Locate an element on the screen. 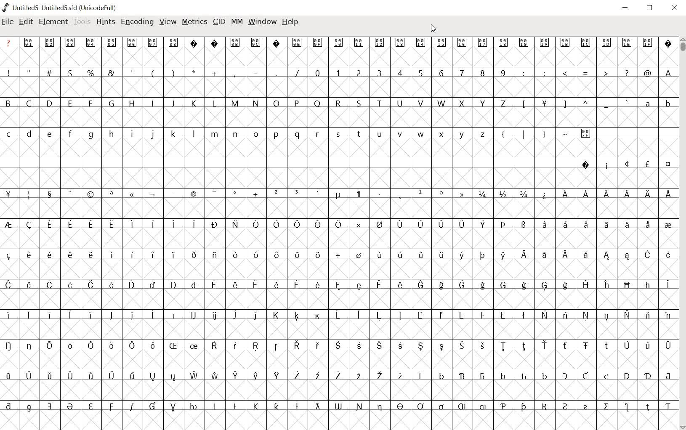 The width and height of the screenshot is (686, 430). Symbol is located at coordinates (91, 407).